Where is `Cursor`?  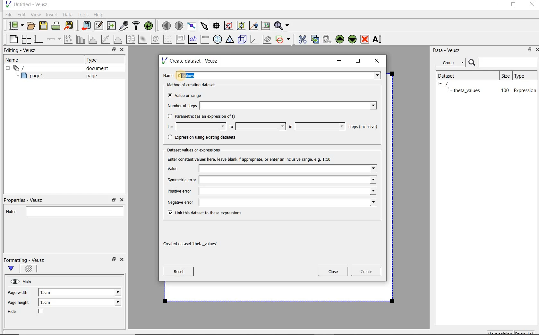
Cursor is located at coordinates (189, 74).